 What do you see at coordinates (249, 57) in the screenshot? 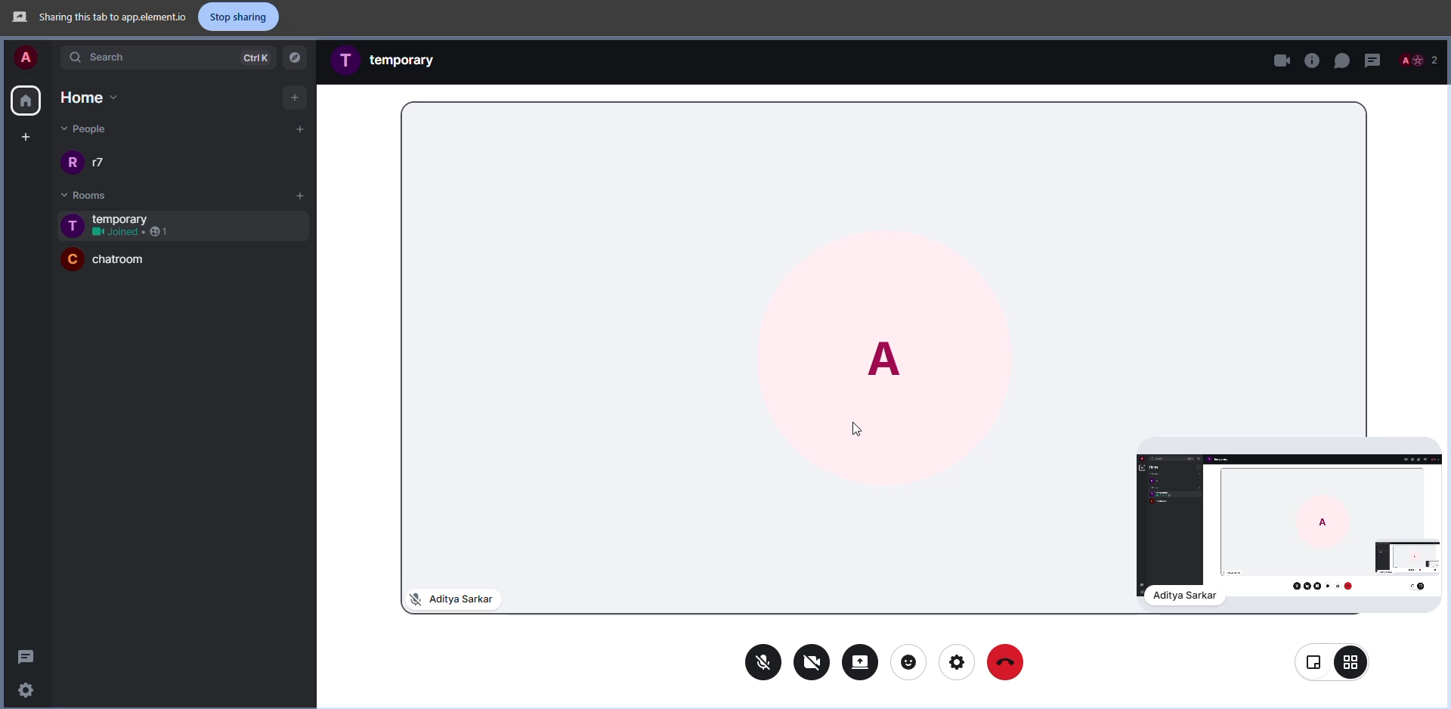
I see `ctrlK` at bounding box center [249, 57].